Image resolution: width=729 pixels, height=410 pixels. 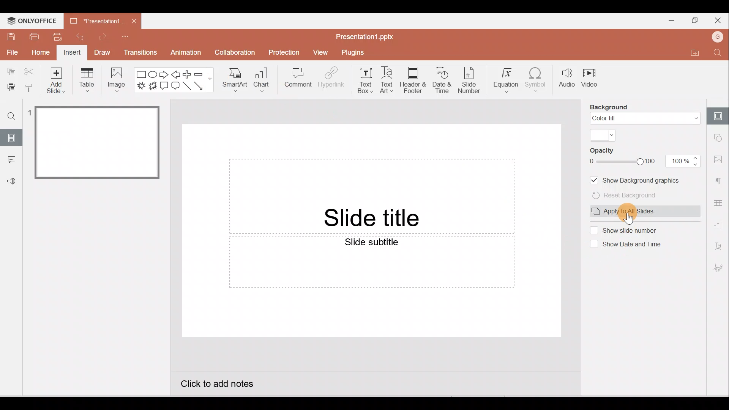 I want to click on Colour fill, so click(x=645, y=118).